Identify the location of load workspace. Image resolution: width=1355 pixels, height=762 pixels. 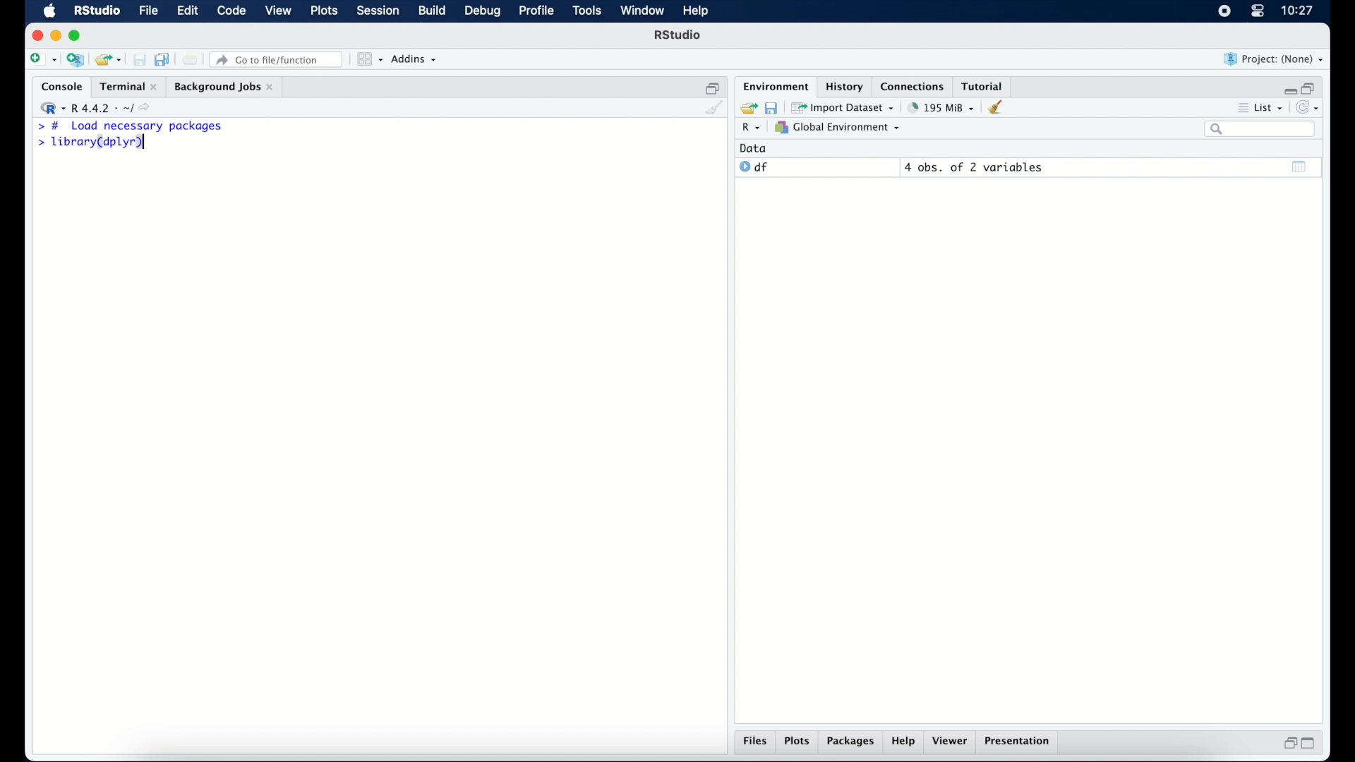
(747, 107).